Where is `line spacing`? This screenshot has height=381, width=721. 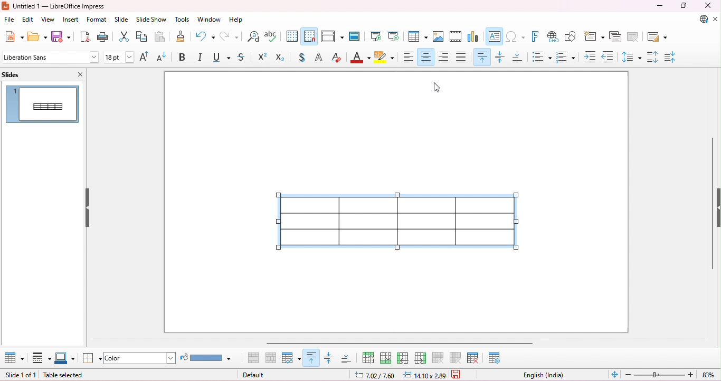 line spacing is located at coordinates (632, 58).